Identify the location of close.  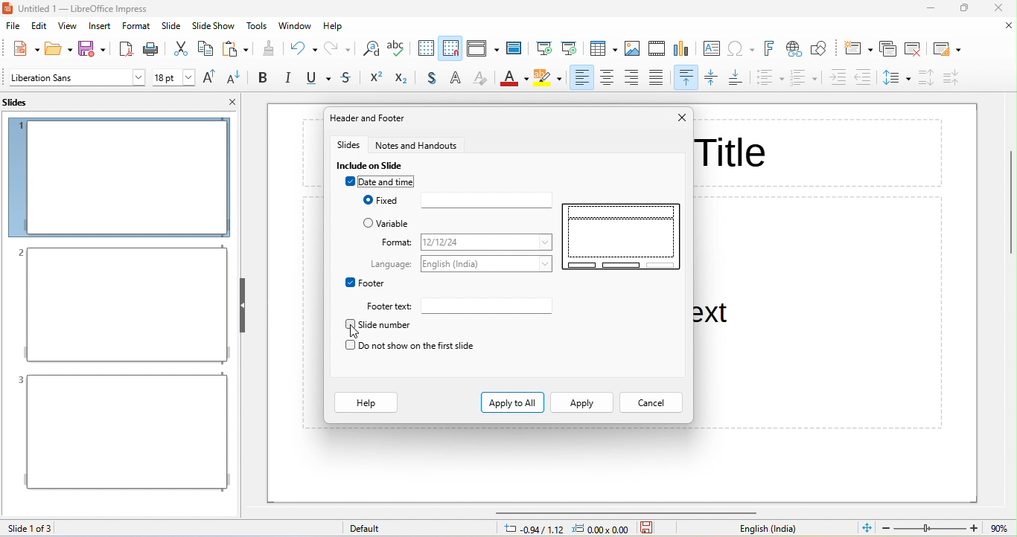
(682, 118).